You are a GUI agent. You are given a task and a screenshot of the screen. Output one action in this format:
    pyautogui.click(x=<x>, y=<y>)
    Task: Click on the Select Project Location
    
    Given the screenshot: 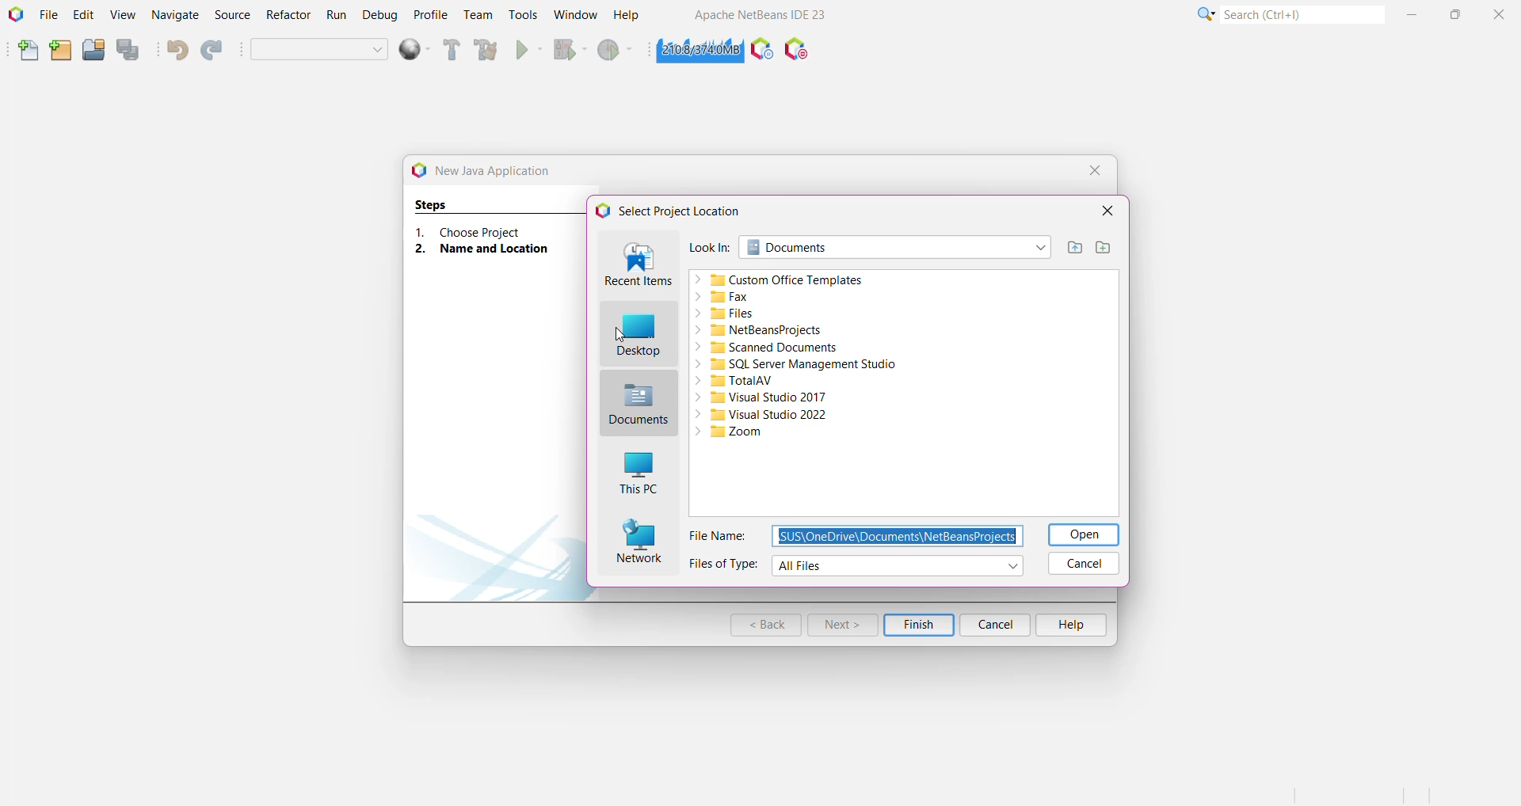 What is the action you would take?
    pyautogui.click(x=676, y=211)
    